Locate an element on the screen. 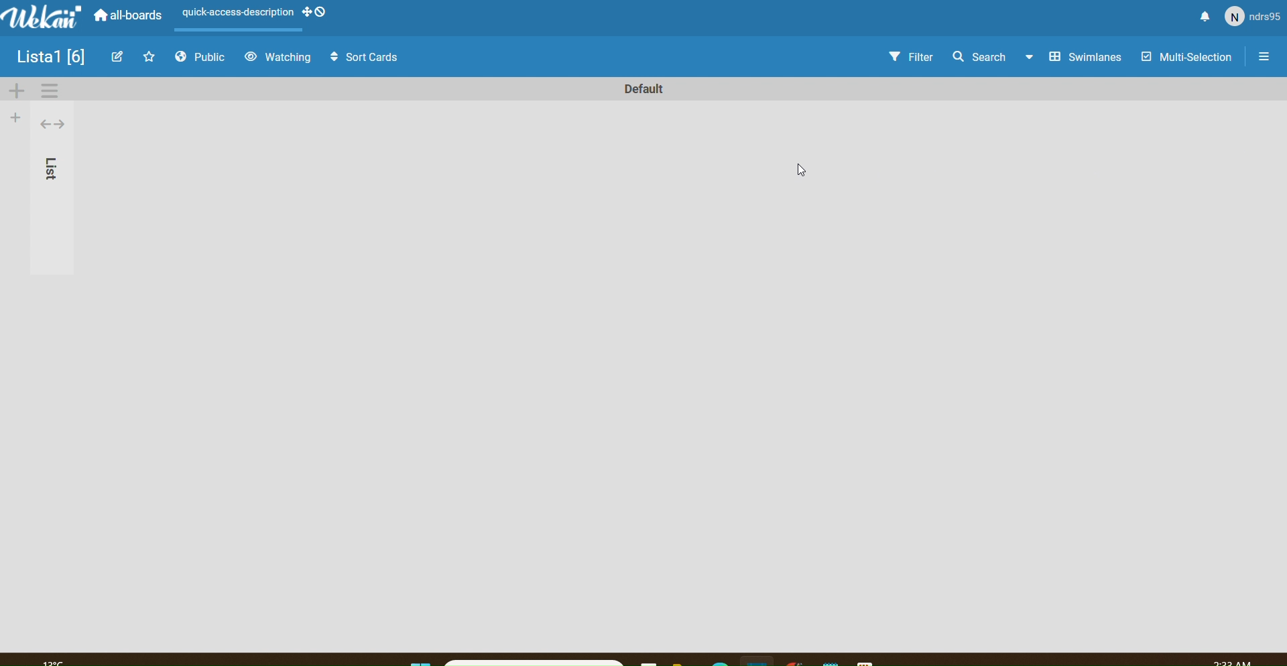 The image size is (1287, 666). Add is located at coordinates (15, 90).